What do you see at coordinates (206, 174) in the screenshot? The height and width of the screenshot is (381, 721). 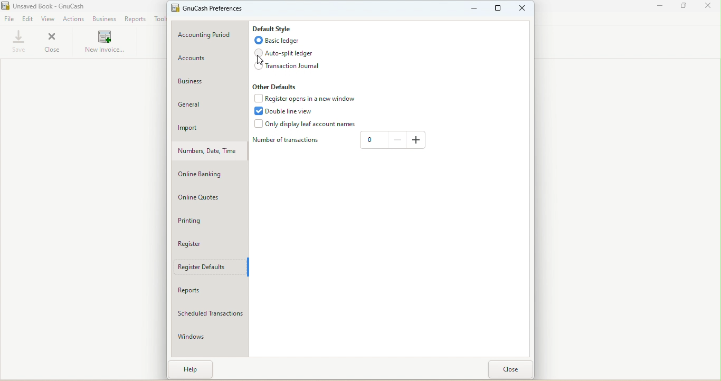 I see `Online banking` at bounding box center [206, 174].